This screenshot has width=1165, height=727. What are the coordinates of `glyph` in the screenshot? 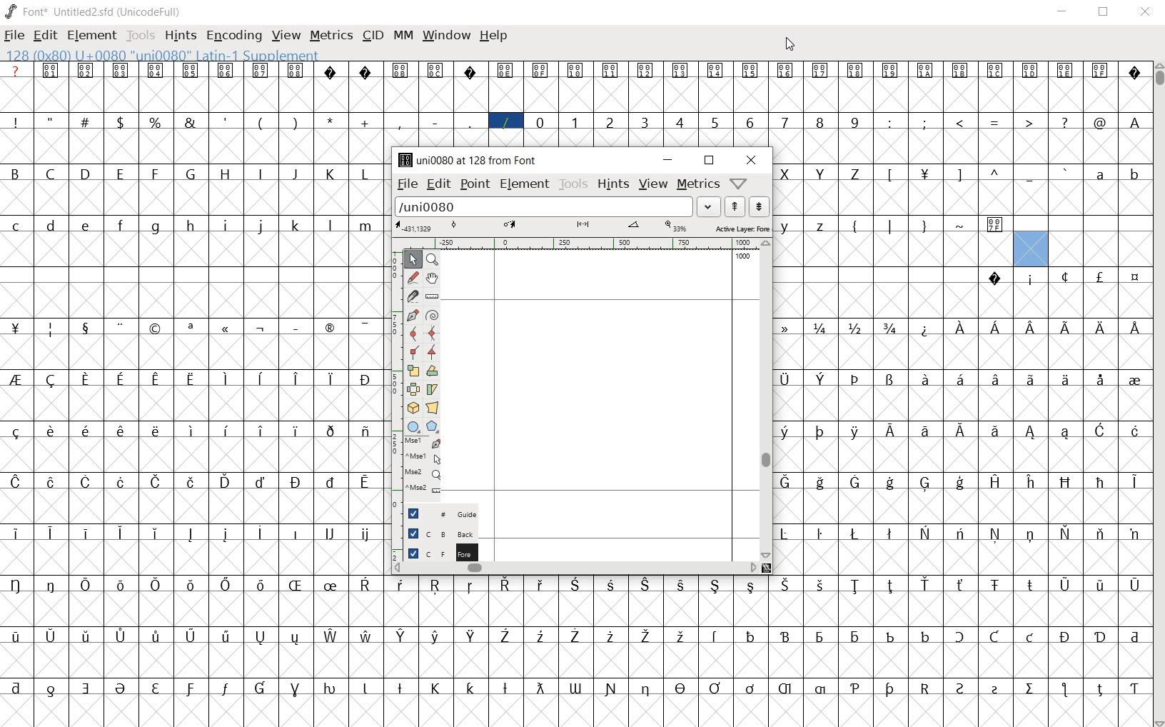 It's located at (120, 533).